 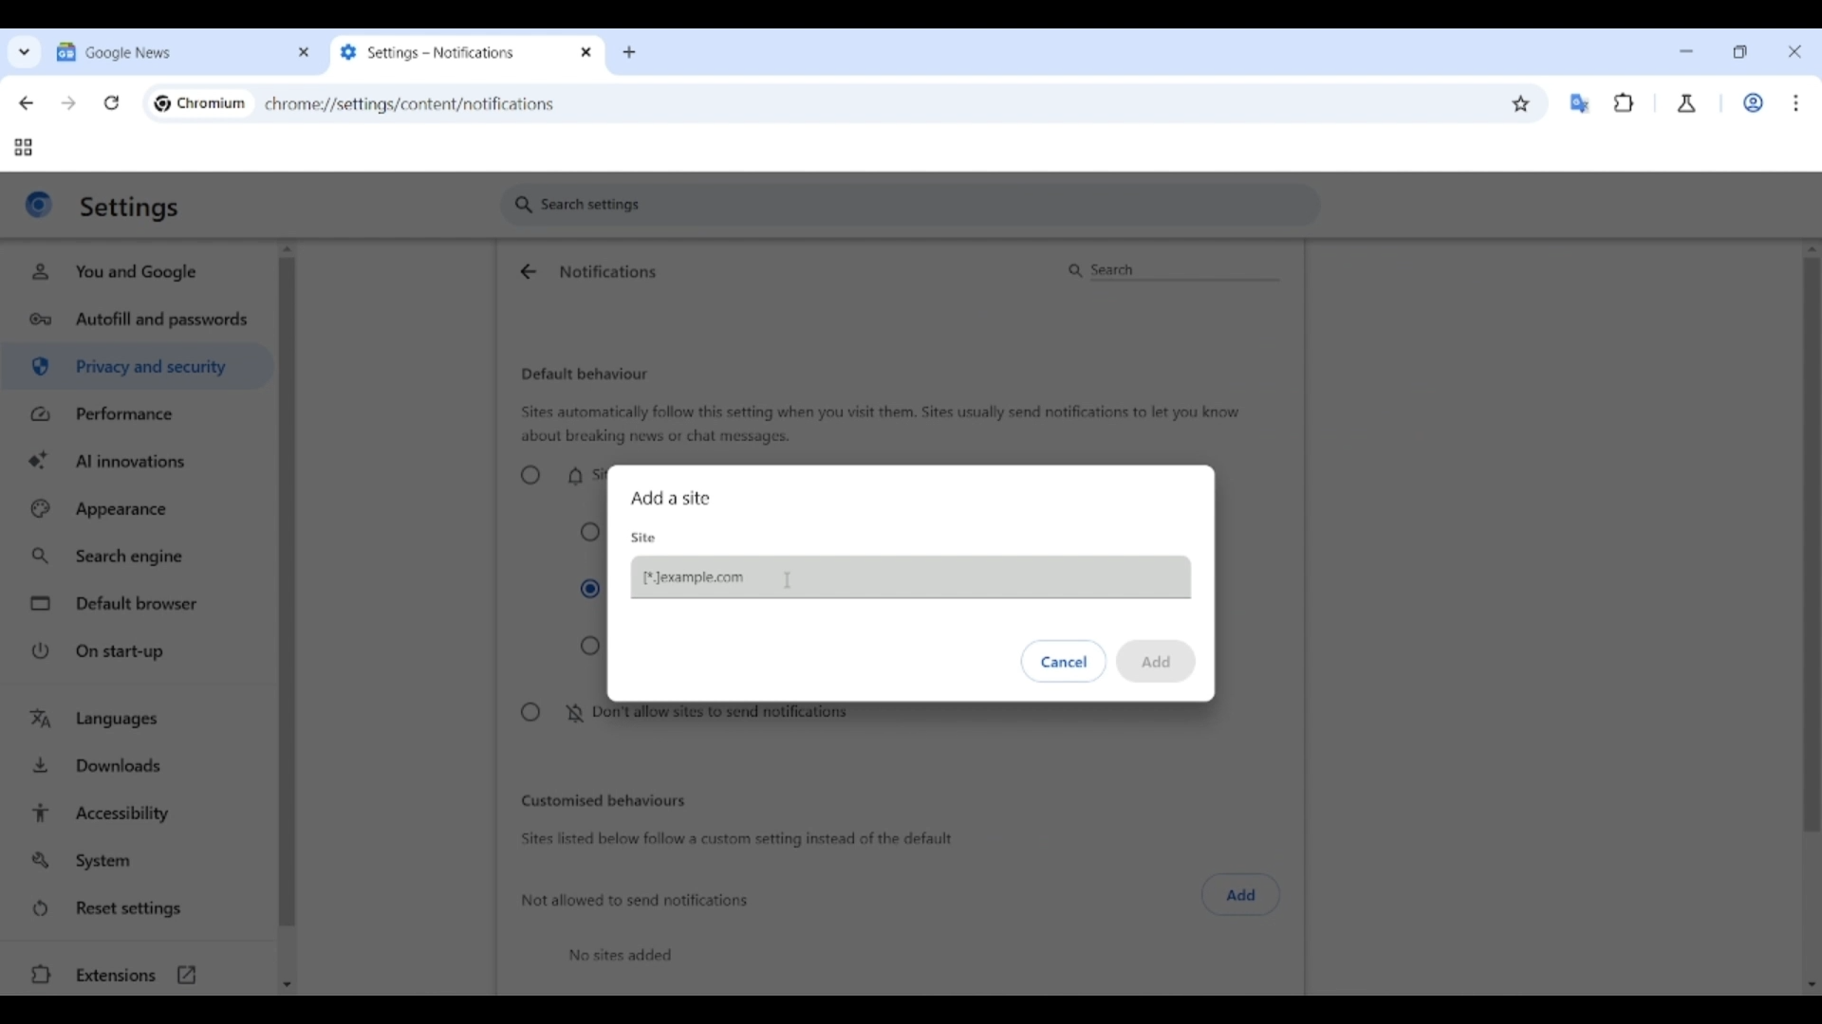 I want to click on Performance , so click(x=137, y=413).